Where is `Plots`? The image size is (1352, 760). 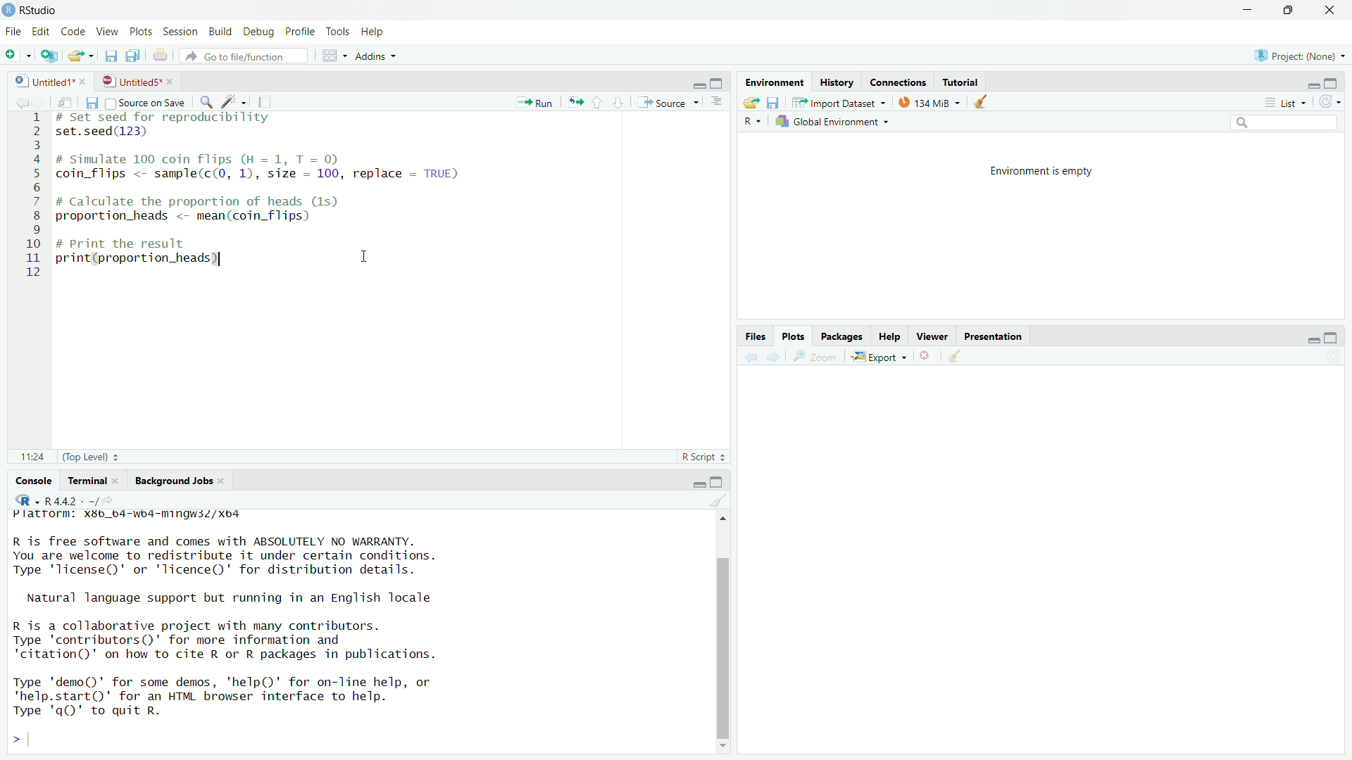
Plots is located at coordinates (794, 338).